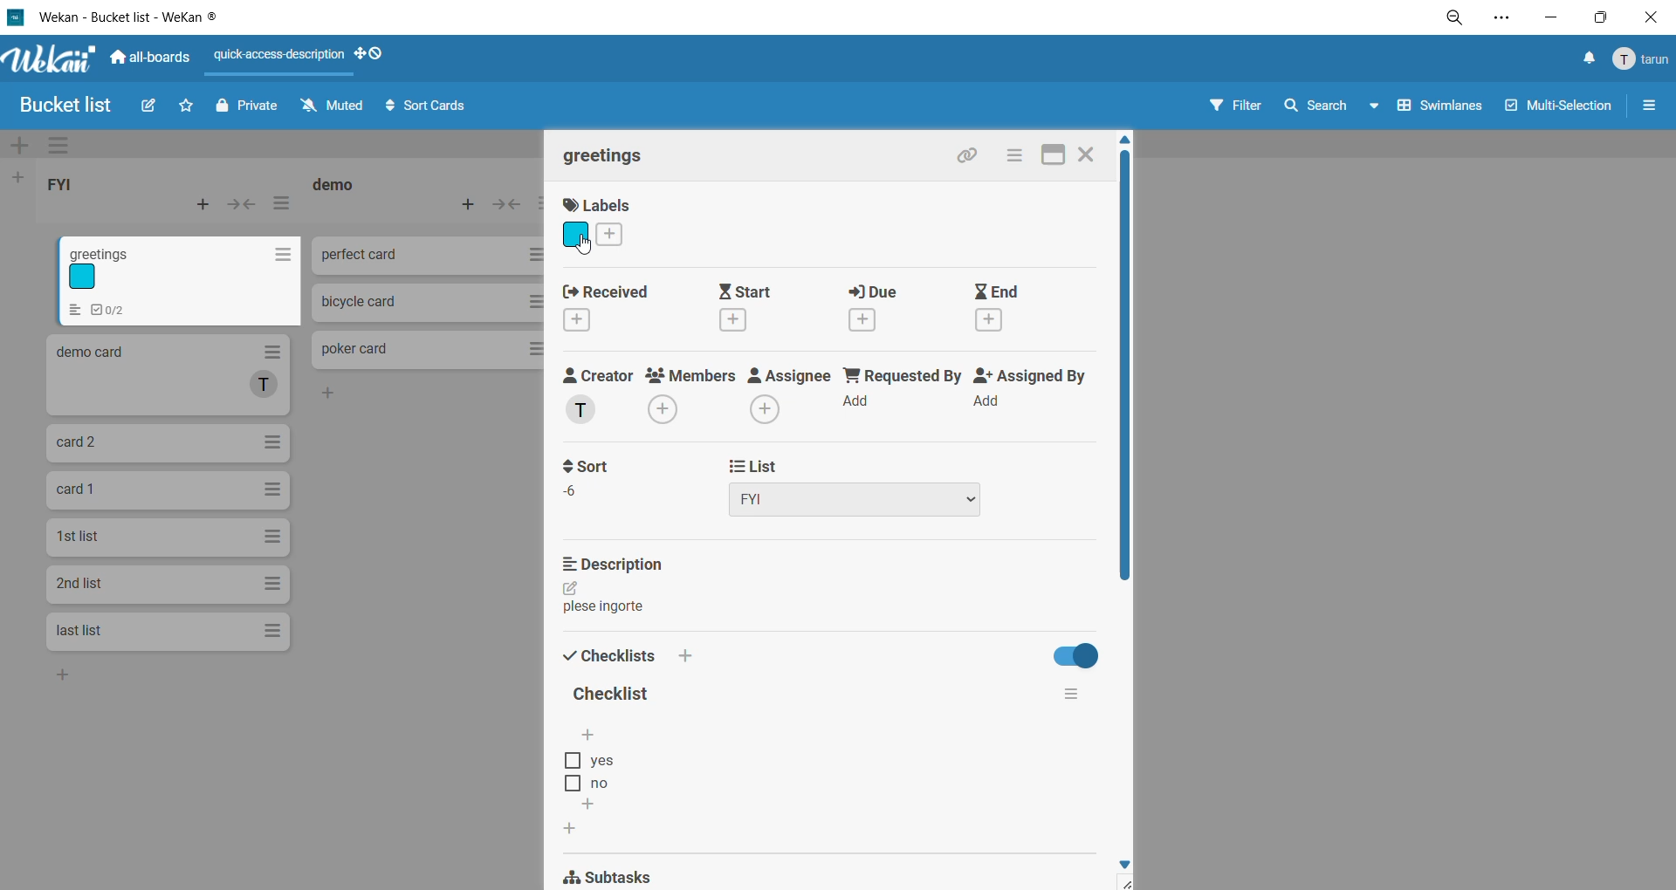 The image size is (1676, 890). Describe the element at coordinates (282, 54) in the screenshot. I see `quick access description` at that location.